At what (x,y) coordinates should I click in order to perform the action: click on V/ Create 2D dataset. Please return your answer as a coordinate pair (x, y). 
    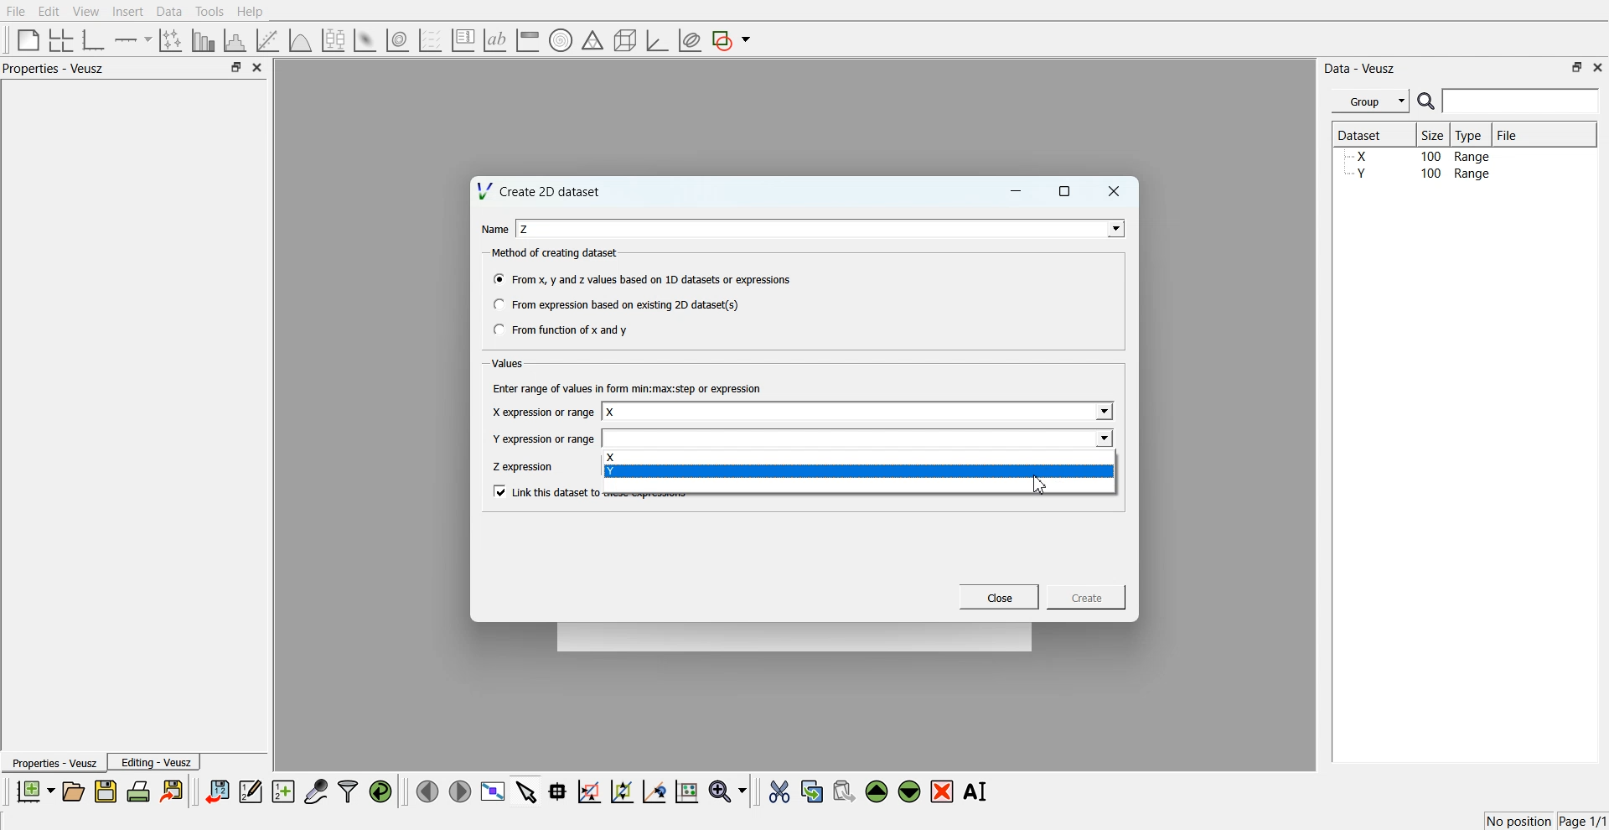
    Looking at the image, I should click on (541, 190).